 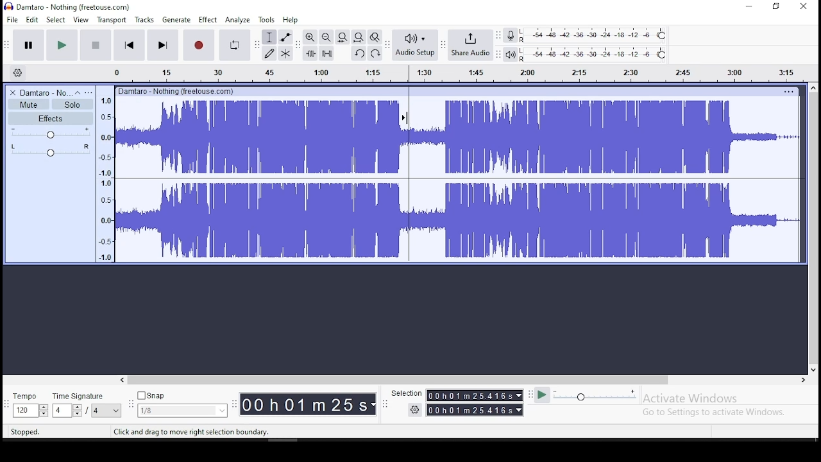 What do you see at coordinates (285, 37) in the screenshot?
I see `envelope tool` at bounding box center [285, 37].